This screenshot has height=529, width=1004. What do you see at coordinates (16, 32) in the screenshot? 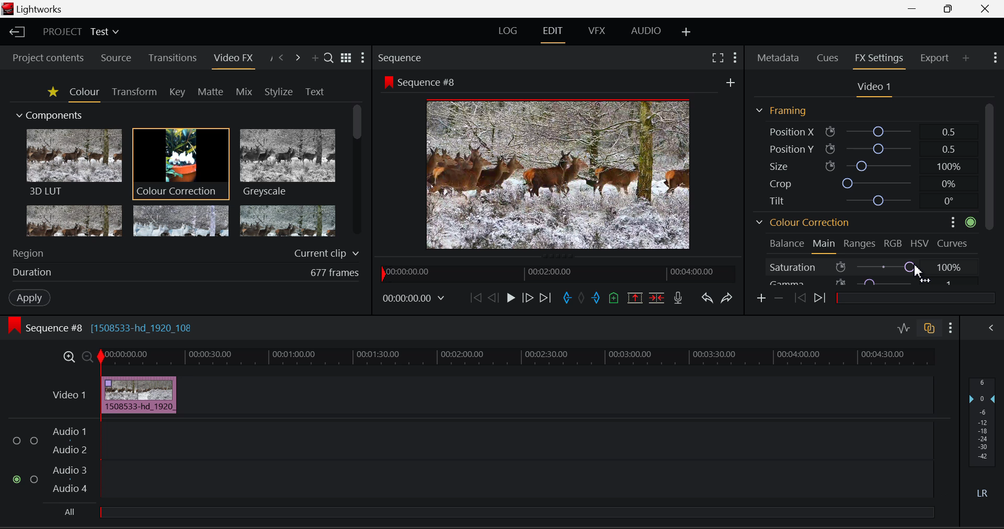
I see `Back to Homepage` at bounding box center [16, 32].